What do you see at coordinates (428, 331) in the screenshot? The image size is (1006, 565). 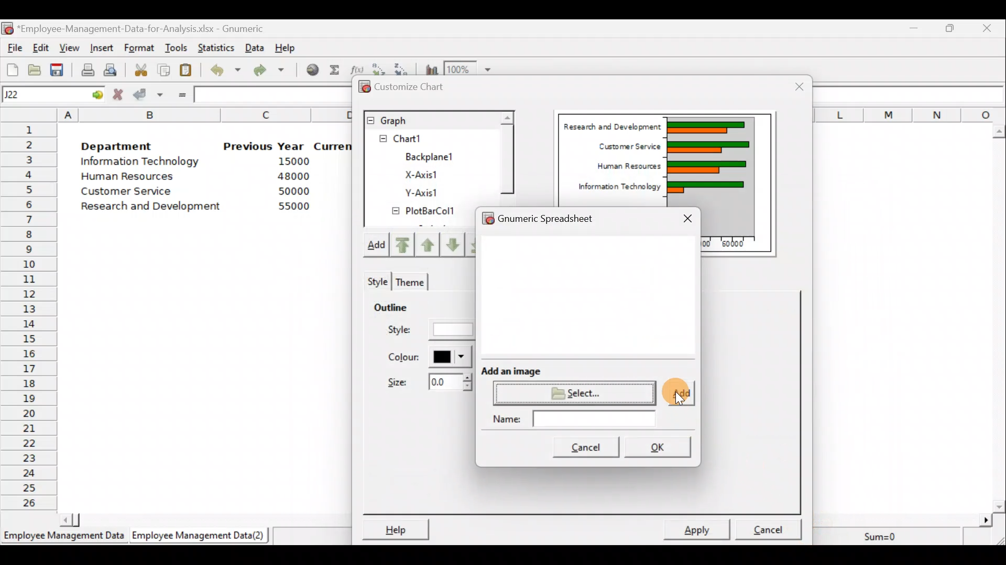 I see `Style` at bounding box center [428, 331].